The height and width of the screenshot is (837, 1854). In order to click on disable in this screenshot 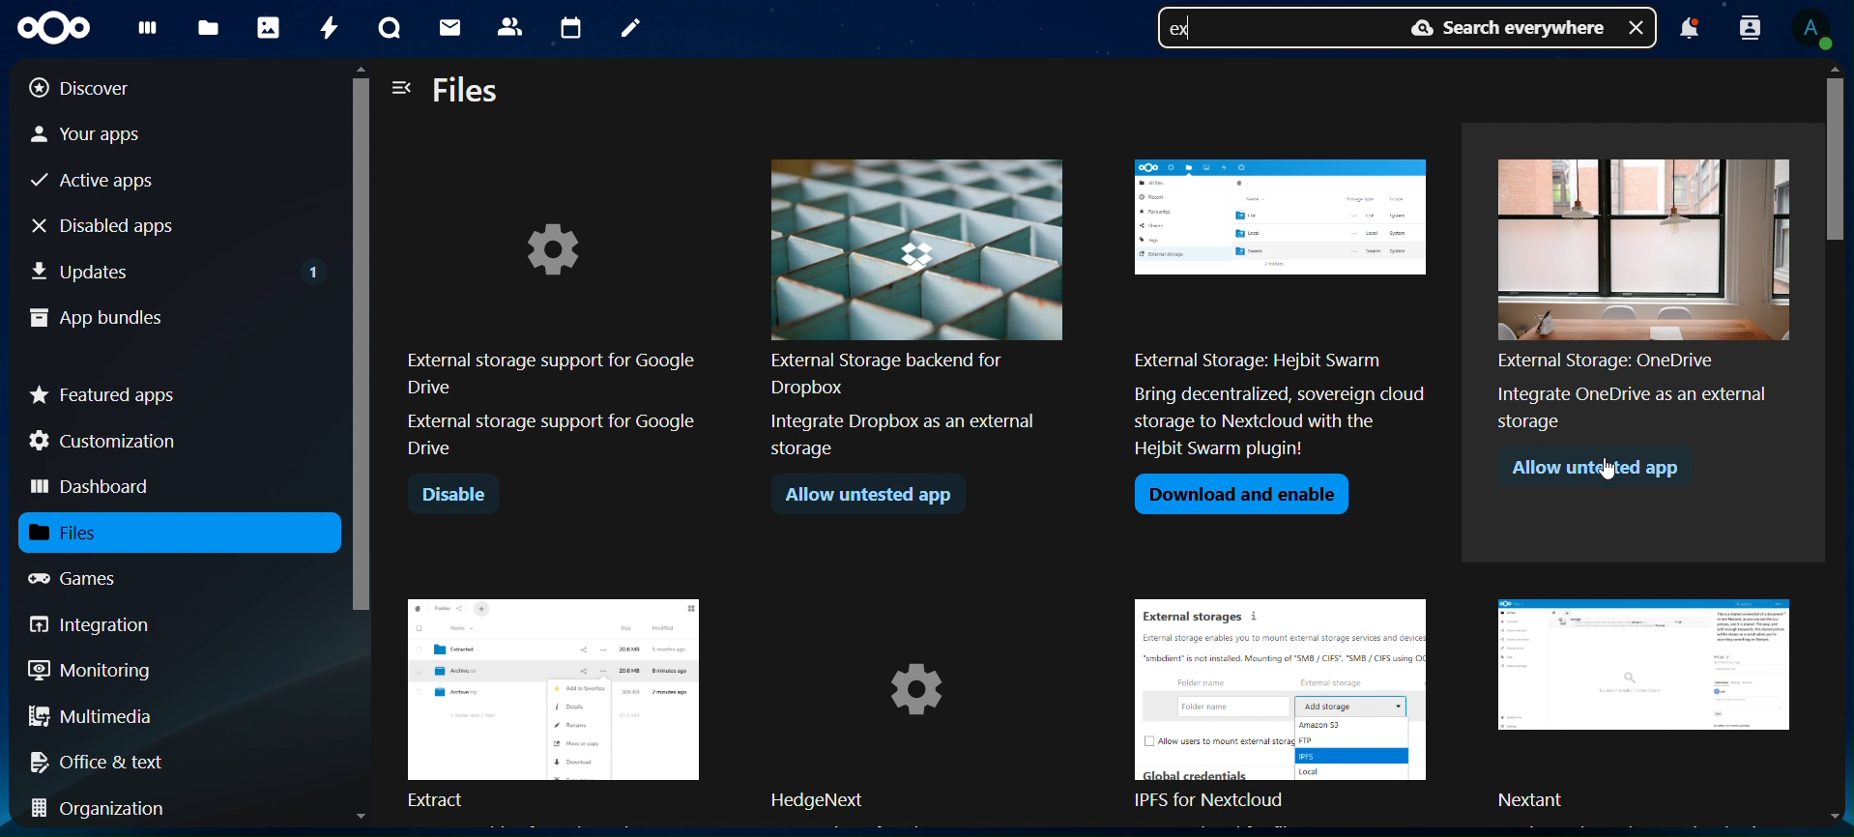, I will do `click(453, 496)`.